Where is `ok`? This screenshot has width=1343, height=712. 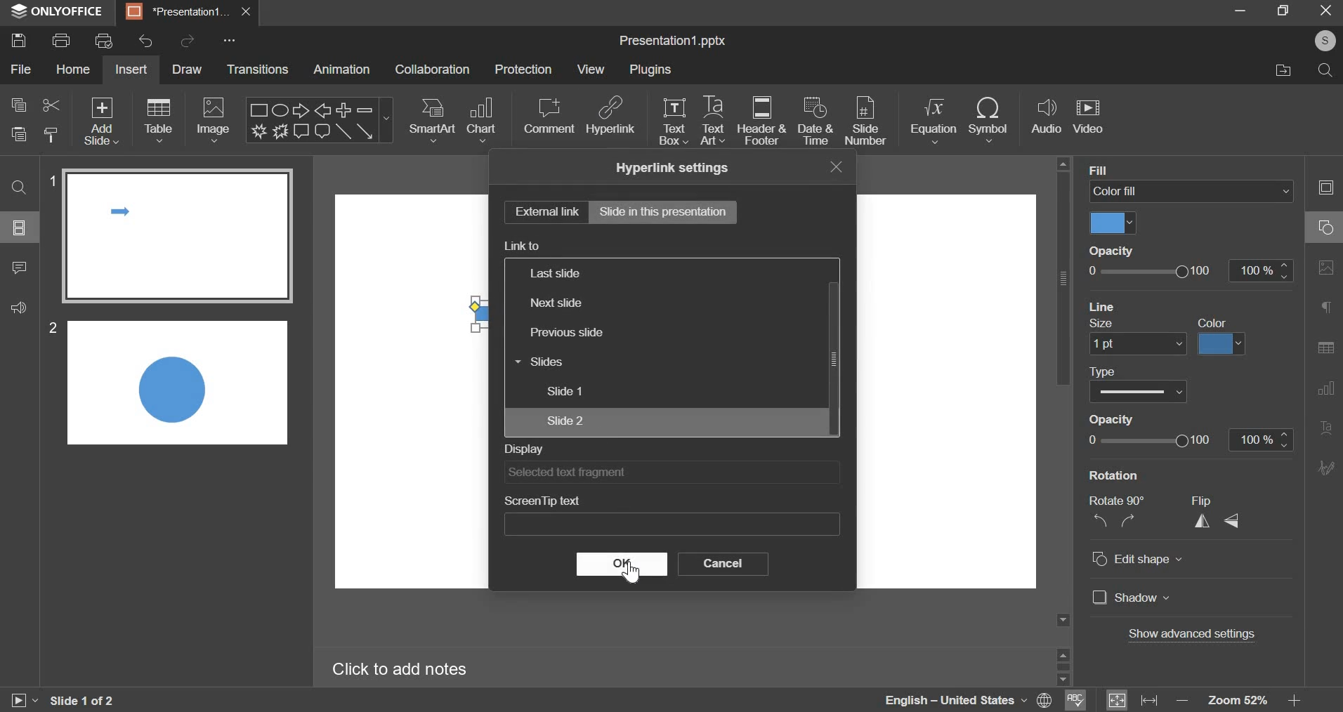
ok is located at coordinates (620, 563).